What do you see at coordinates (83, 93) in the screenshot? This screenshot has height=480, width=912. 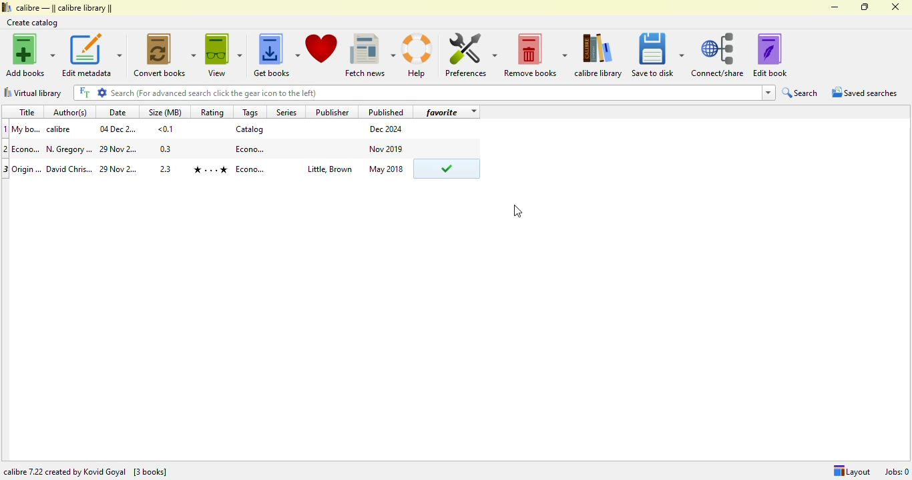 I see `FT` at bounding box center [83, 93].